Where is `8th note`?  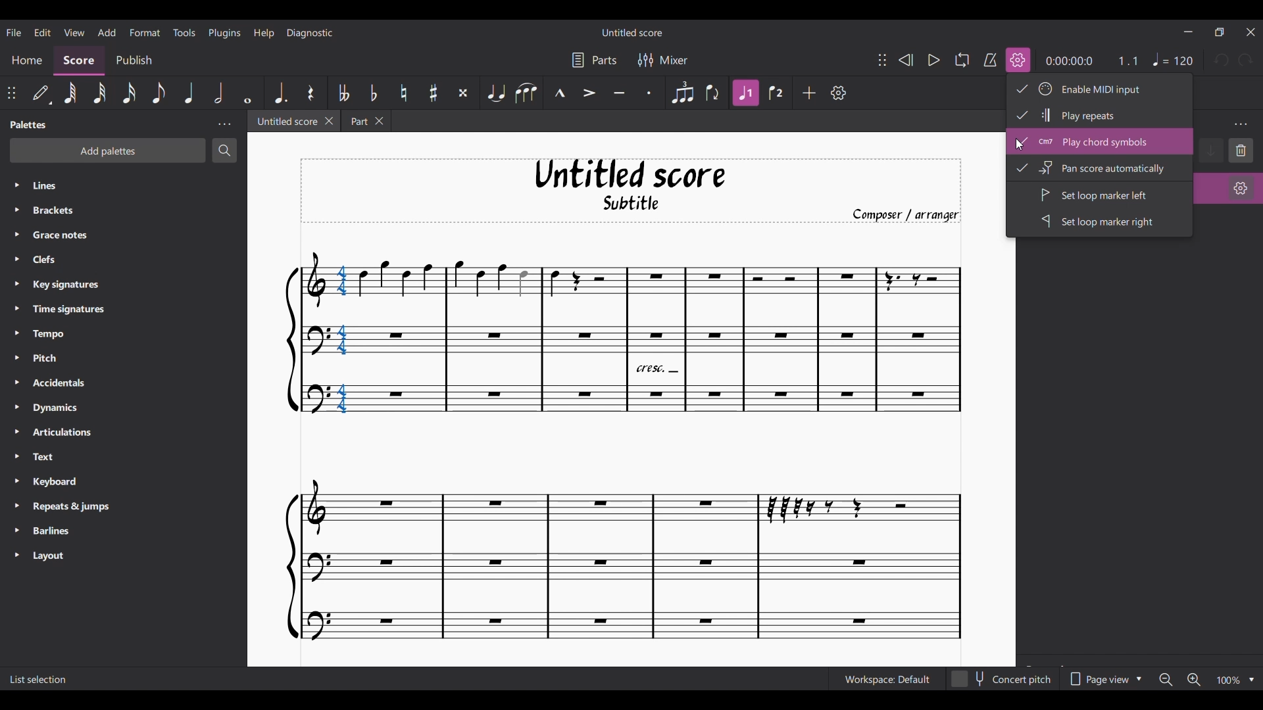
8th note is located at coordinates (158, 93).